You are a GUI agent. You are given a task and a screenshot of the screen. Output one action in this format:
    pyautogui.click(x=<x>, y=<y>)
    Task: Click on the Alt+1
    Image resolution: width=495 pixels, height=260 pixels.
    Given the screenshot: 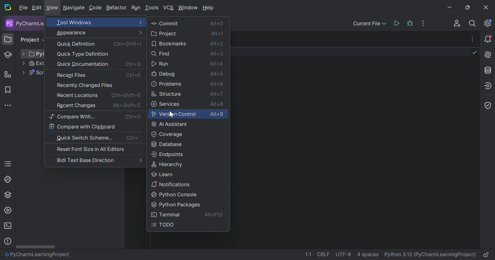 What is the action you would take?
    pyautogui.click(x=217, y=34)
    